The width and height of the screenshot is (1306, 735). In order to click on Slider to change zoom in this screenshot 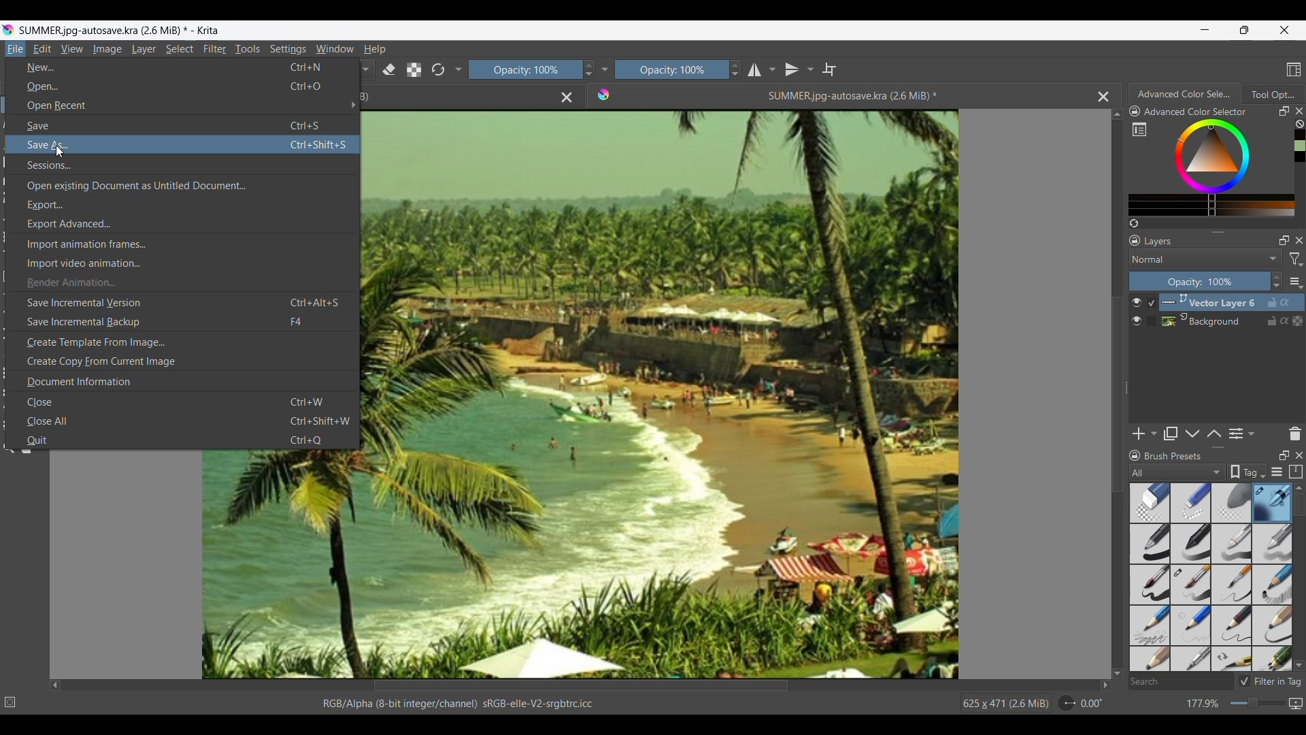, I will do `click(1257, 703)`.